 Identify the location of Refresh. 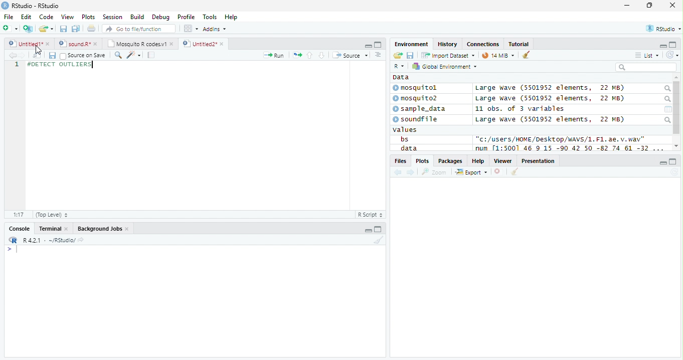
(672, 55).